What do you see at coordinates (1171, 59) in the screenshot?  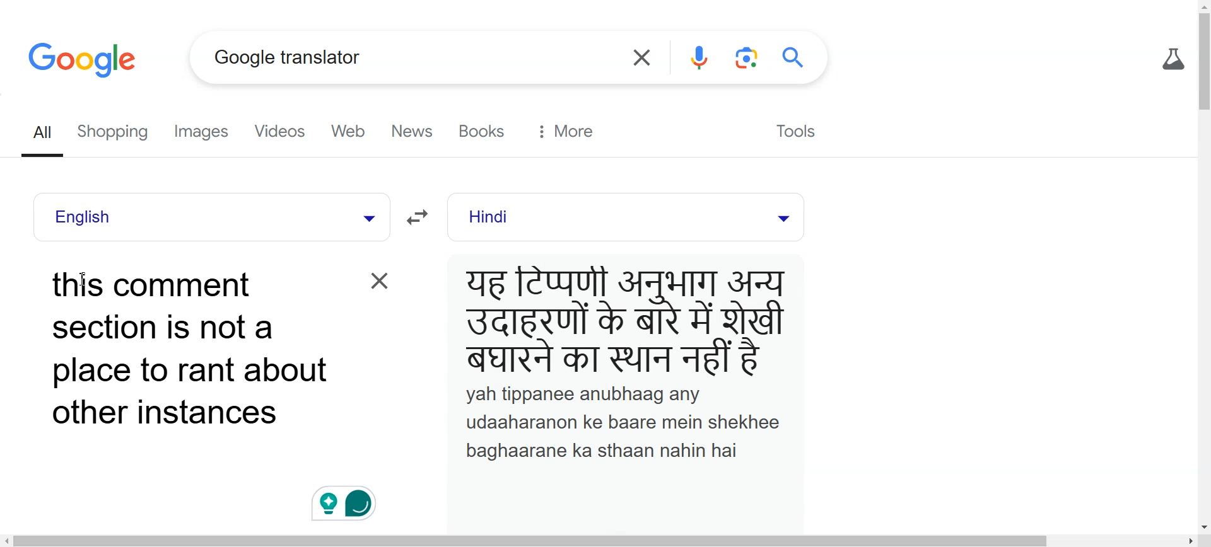 I see `Search labs` at bounding box center [1171, 59].